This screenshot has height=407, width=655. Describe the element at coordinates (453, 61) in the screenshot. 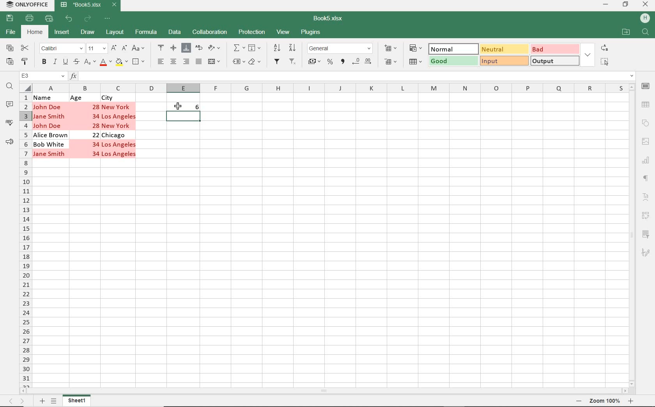

I see `GOOD` at that location.